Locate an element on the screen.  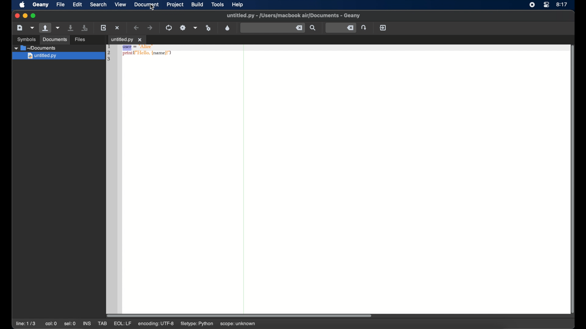
tab is located at coordinates (102, 324).